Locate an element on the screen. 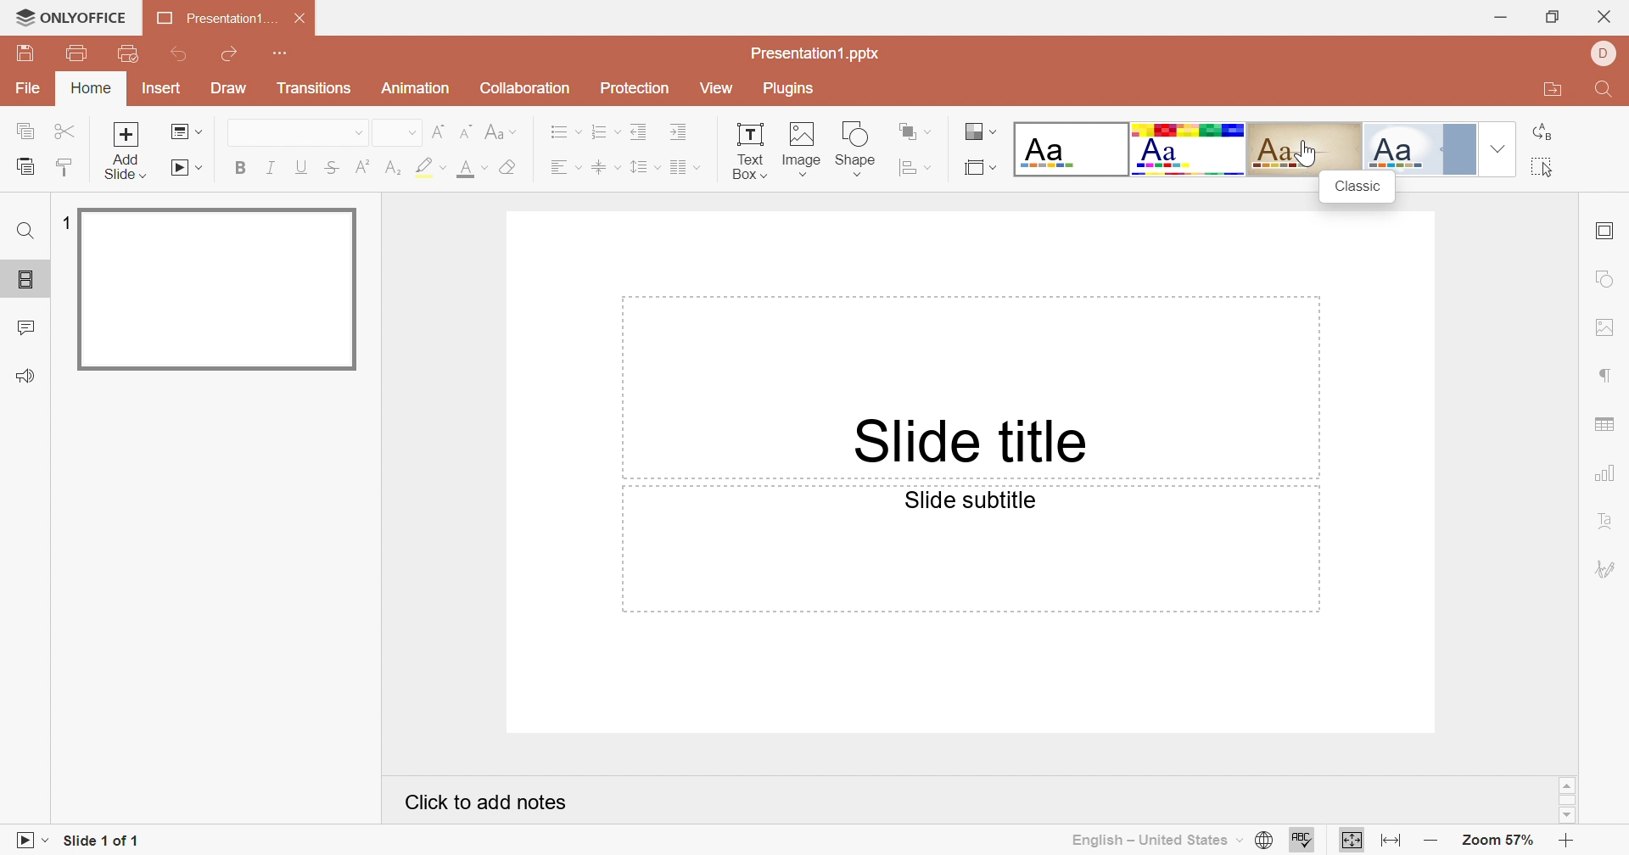 This screenshot has height=855, width=1629. Line spacing is located at coordinates (645, 166).